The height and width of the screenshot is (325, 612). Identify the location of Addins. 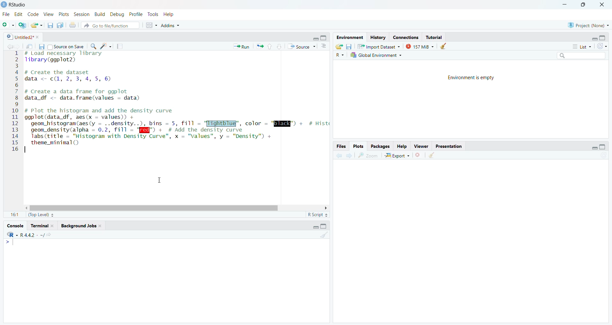
(169, 25).